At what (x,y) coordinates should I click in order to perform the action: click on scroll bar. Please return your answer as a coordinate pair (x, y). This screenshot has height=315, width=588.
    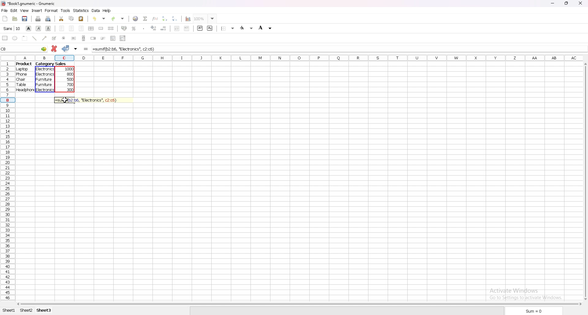
    Looking at the image, I should click on (586, 180).